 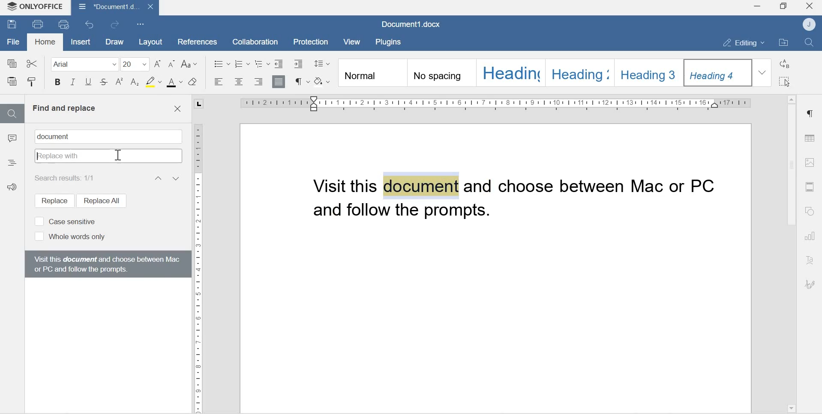 I want to click on Decrease indent, so click(x=279, y=63).